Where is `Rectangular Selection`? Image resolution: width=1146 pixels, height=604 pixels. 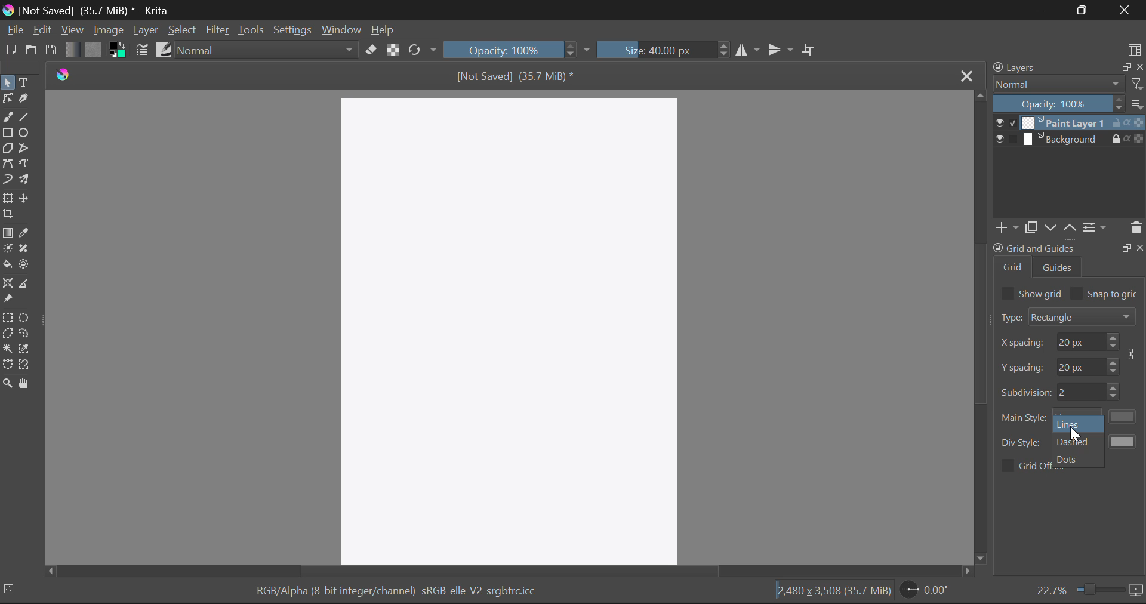 Rectangular Selection is located at coordinates (8, 319).